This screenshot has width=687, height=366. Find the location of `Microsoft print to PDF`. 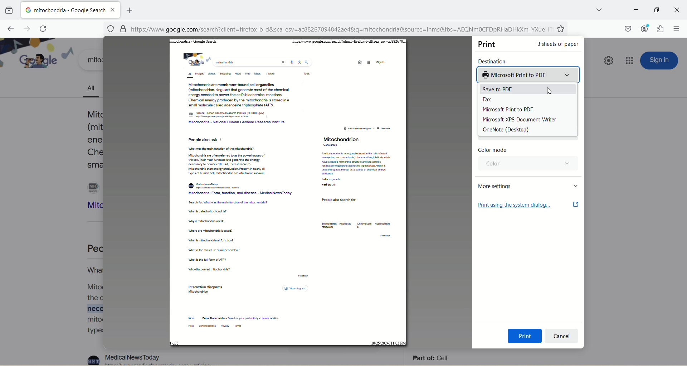

Microsoft print to PDF is located at coordinates (529, 74).